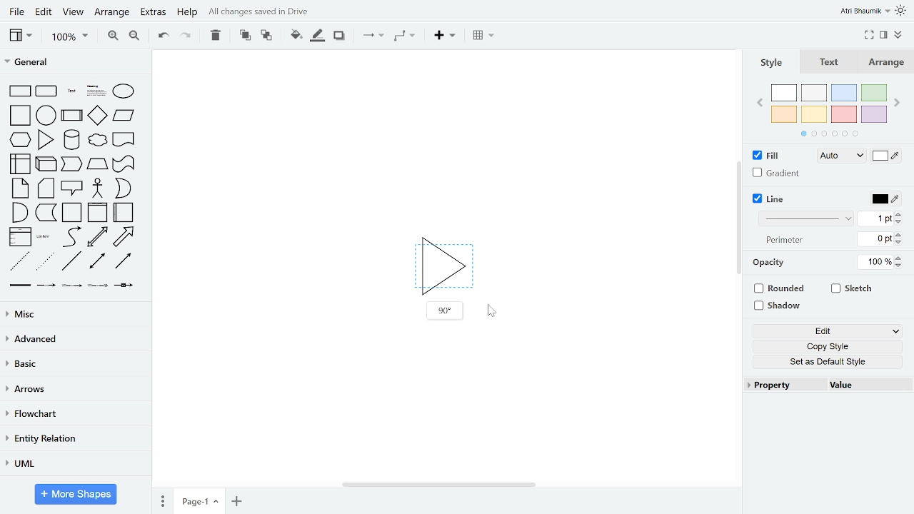 The height and width of the screenshot is (514, 914). I want to click on document, so click(124, 138).